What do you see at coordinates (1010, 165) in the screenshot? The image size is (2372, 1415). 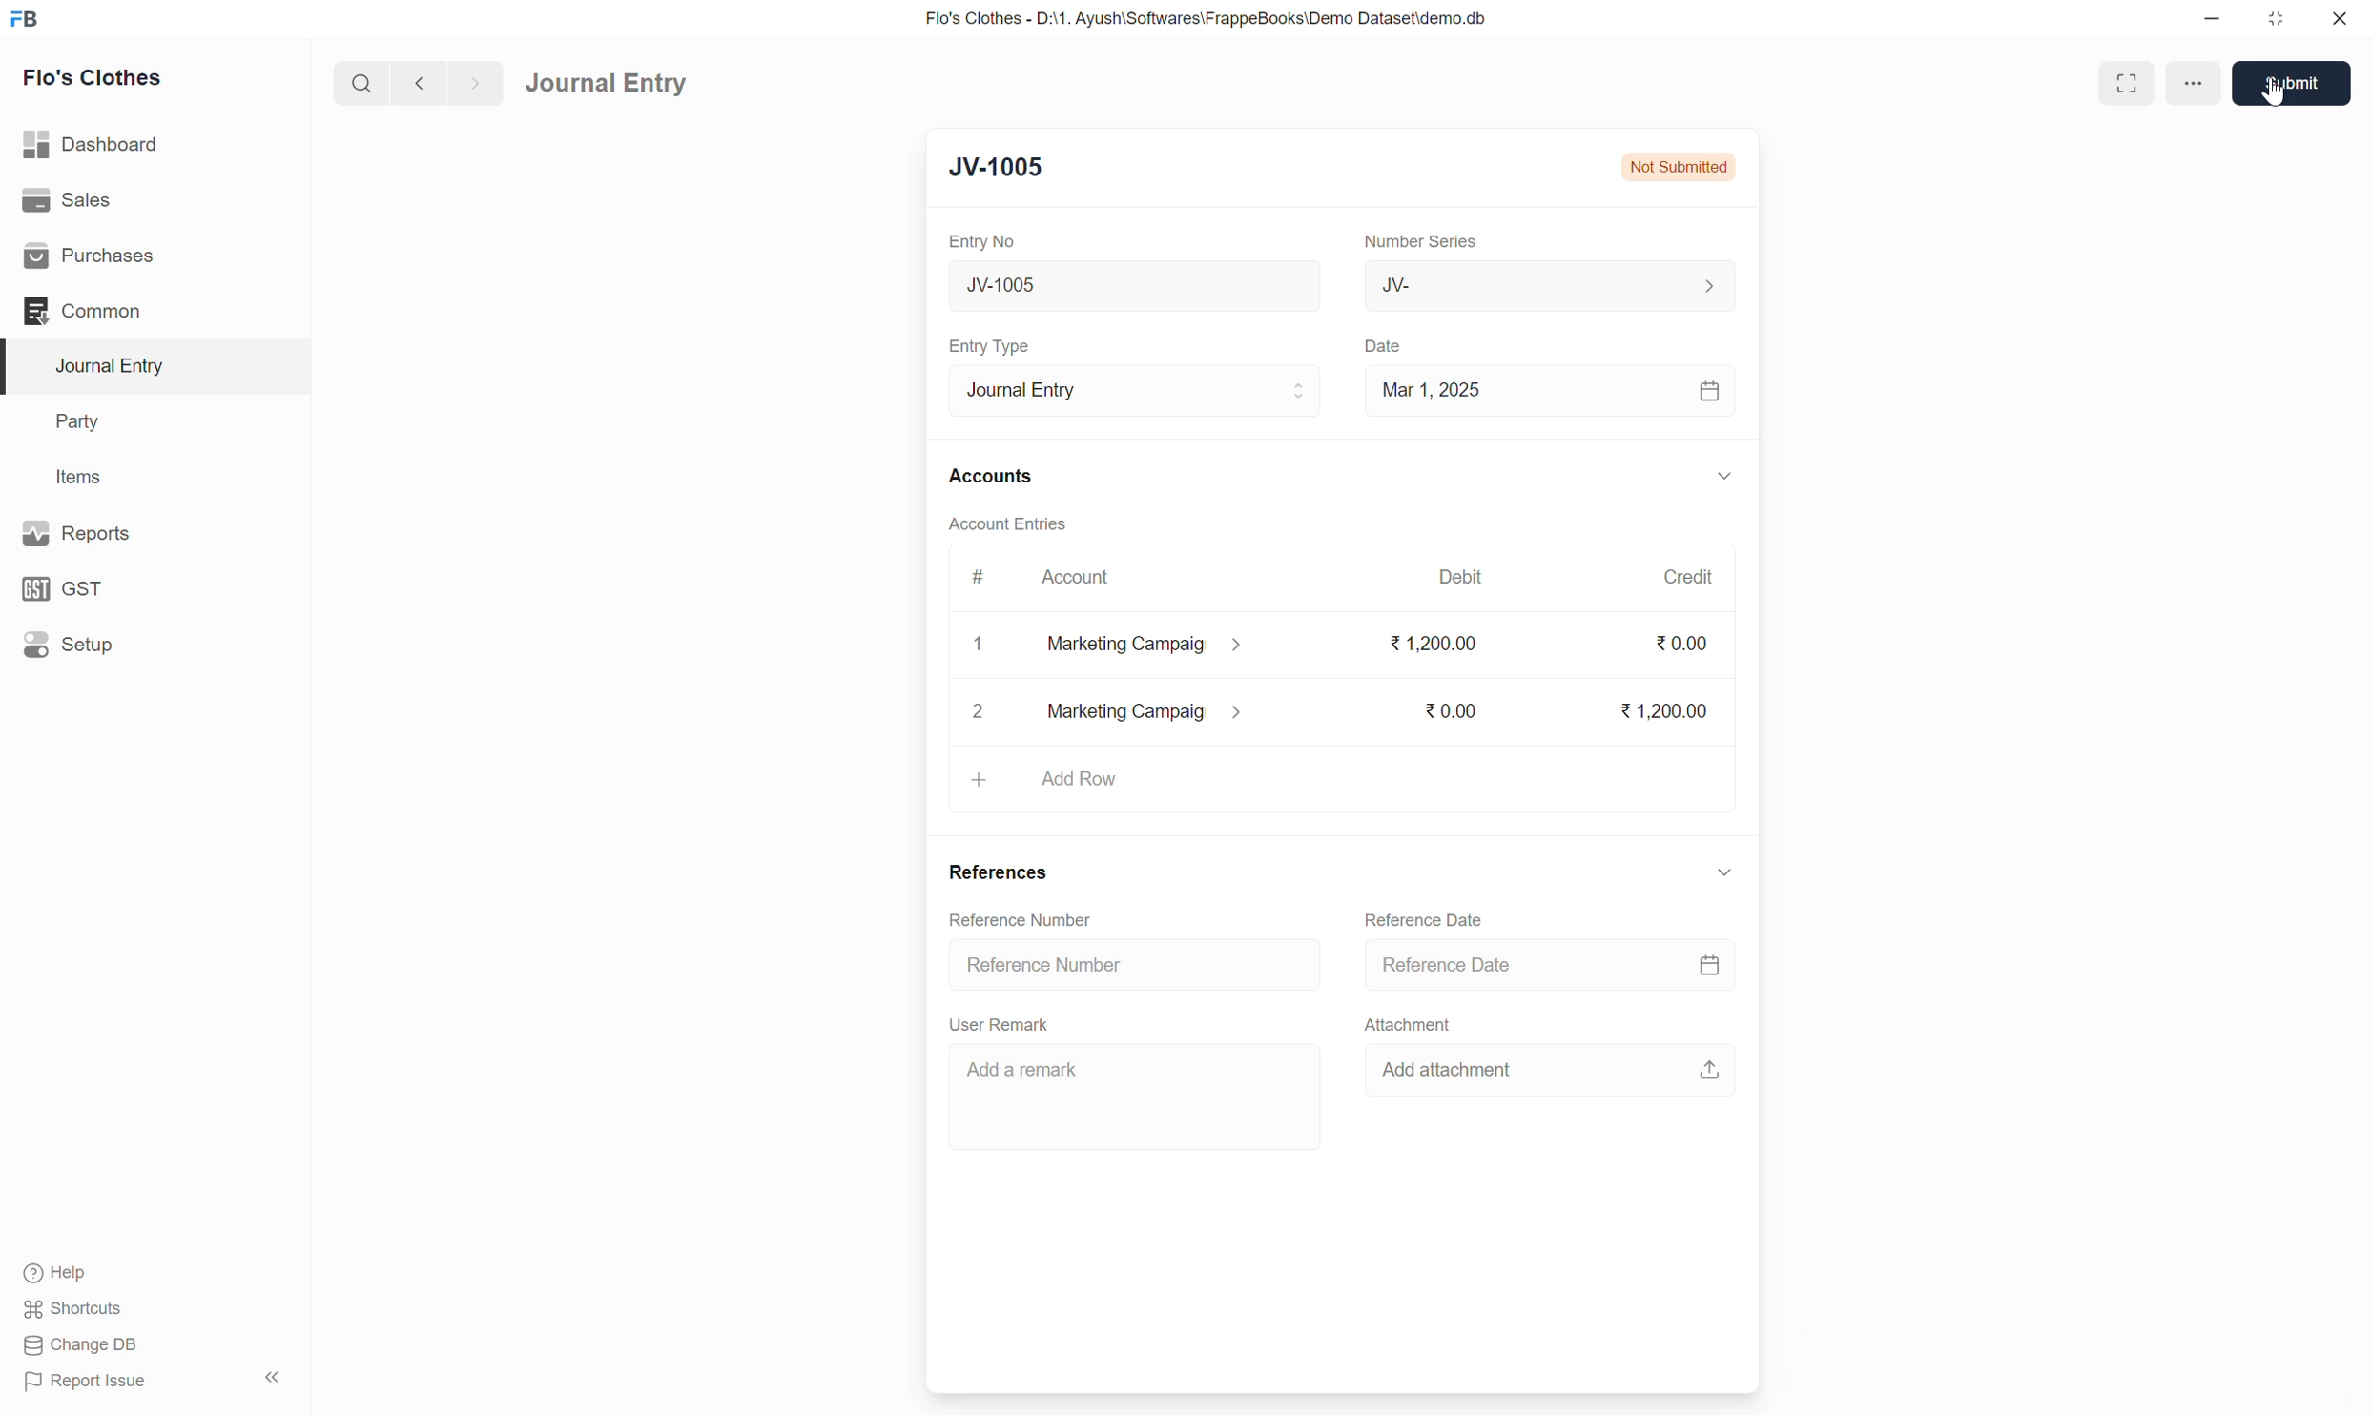 I see `New Entry` at bounding box center [1010, 165].